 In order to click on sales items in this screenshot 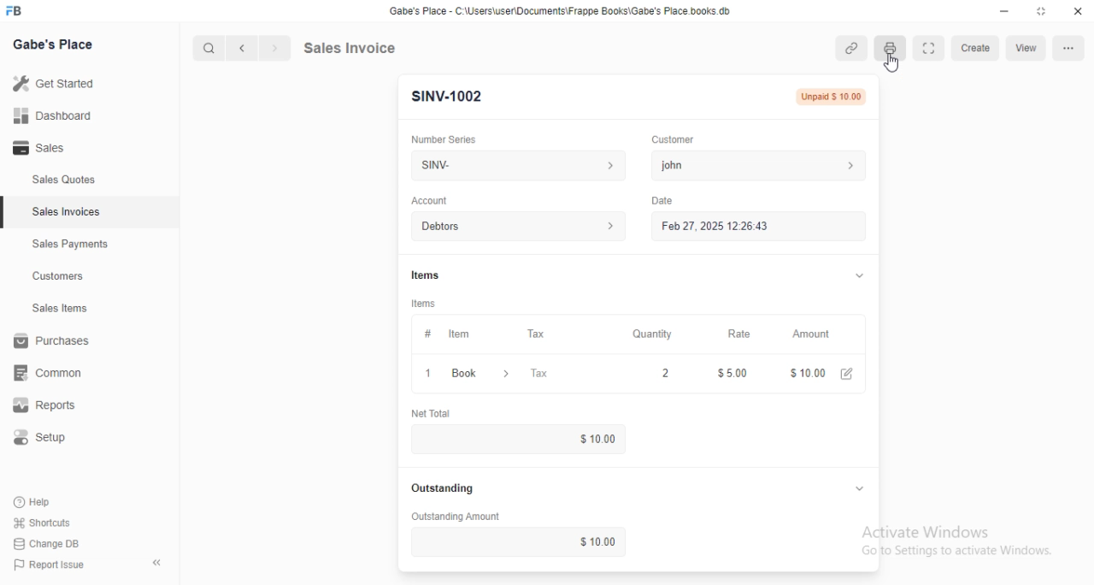, I will do `click(59, 308)`.